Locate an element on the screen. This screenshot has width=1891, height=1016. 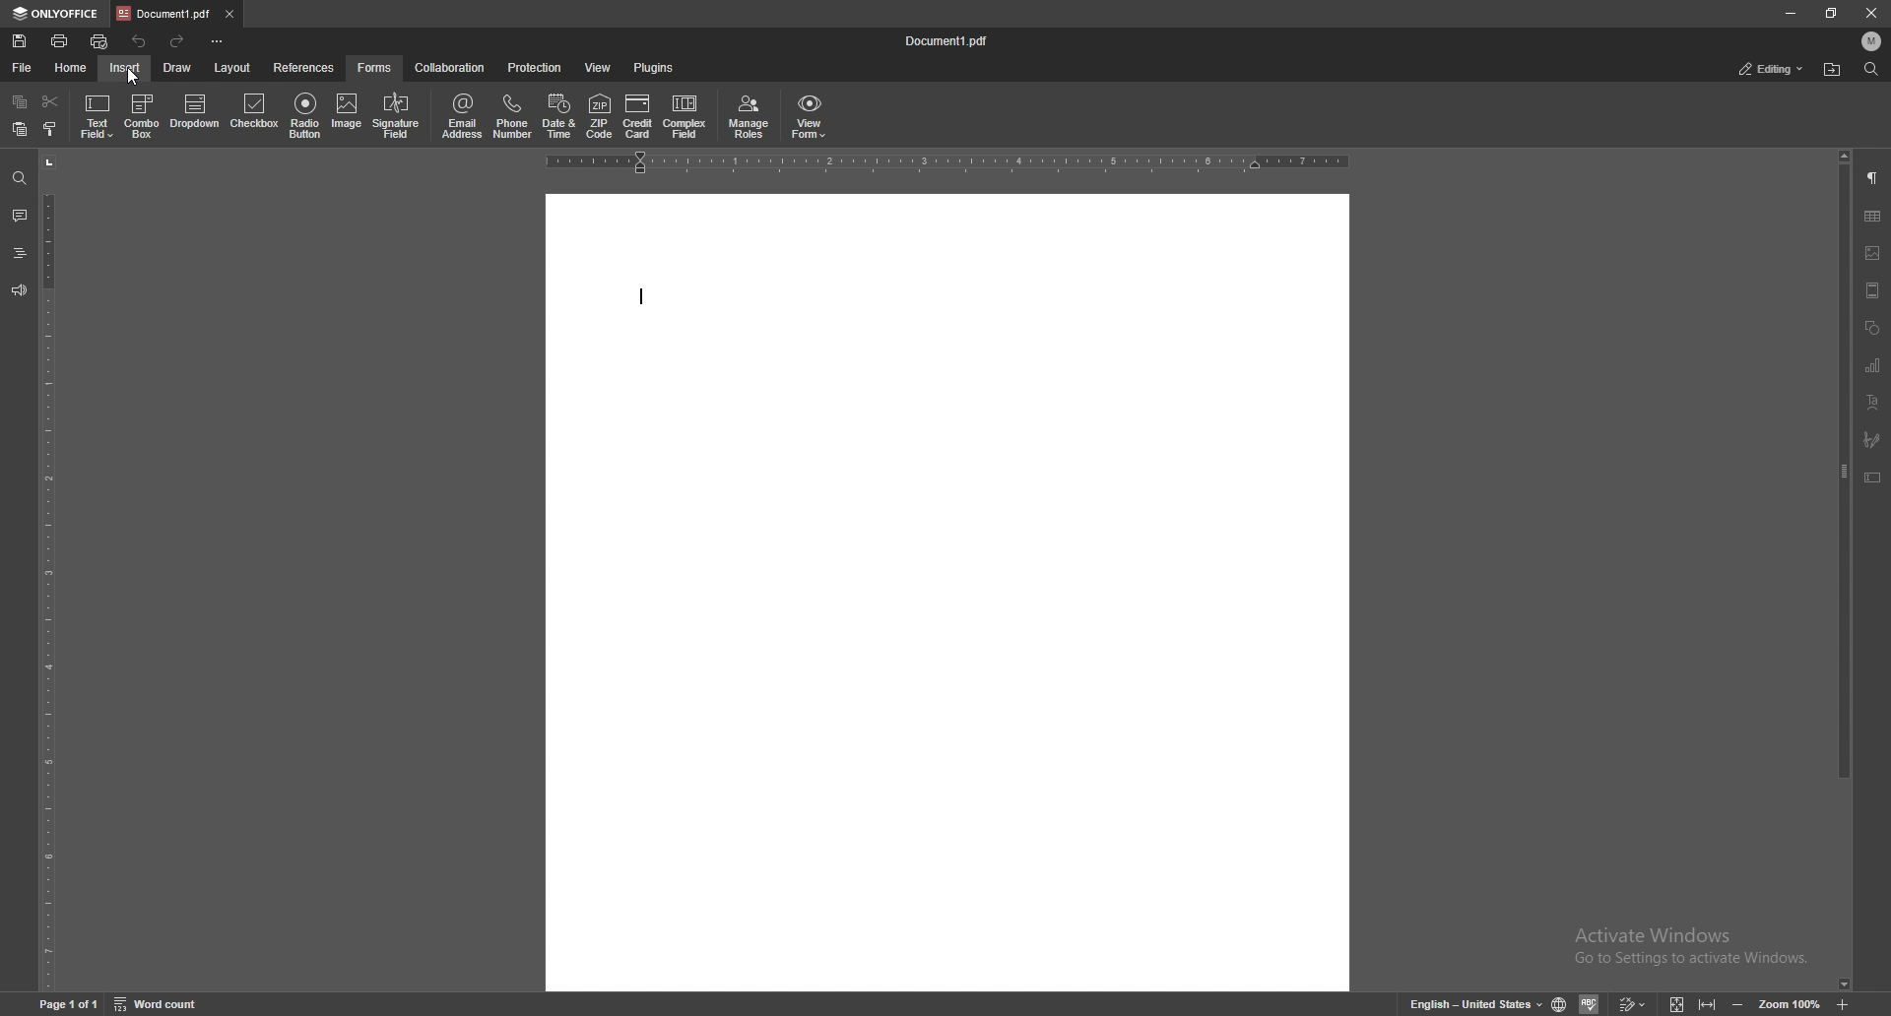
complex field is located at coordinates (686, 116).